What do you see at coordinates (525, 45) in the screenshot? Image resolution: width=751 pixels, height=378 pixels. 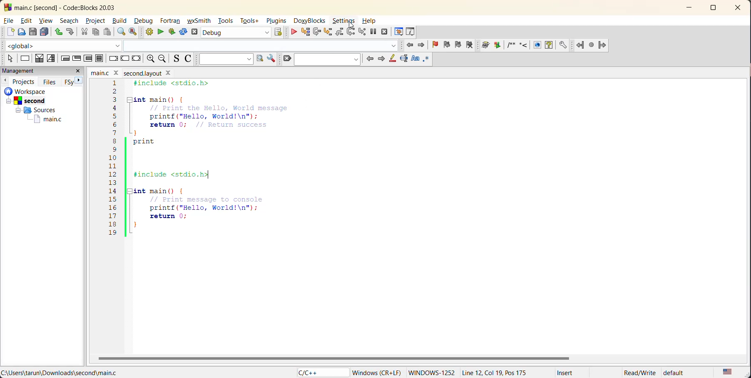 I see `doxyblocks references` at bounding box center [525, 45].